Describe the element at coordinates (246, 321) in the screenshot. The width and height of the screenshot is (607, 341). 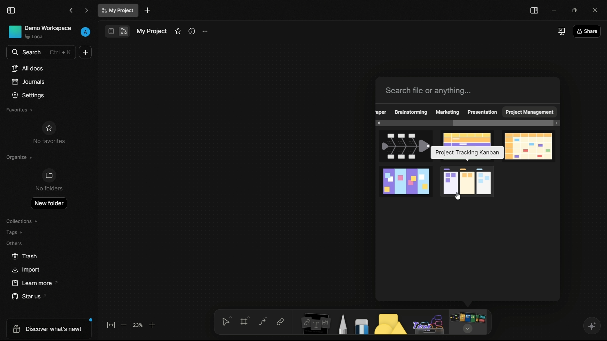
I see `frames` at that location.